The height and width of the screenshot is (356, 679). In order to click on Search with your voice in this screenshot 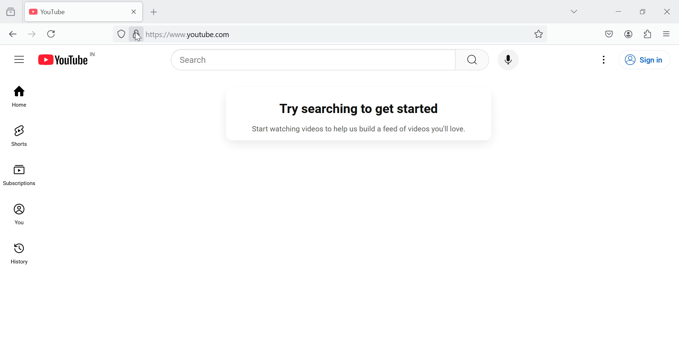, I will do `click(507, 58)`.